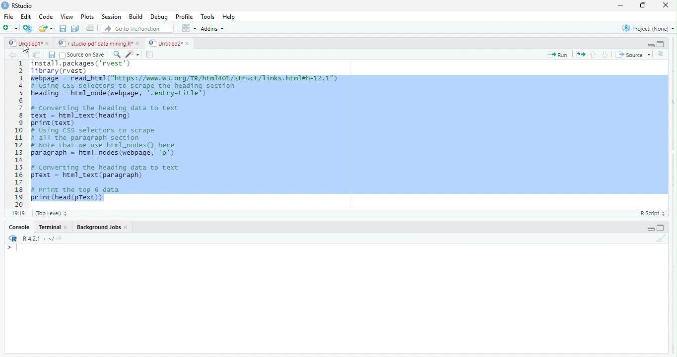  Describe the element at coordinates (582, 55) in the screenshot. I see `re run the previous code` at that location.